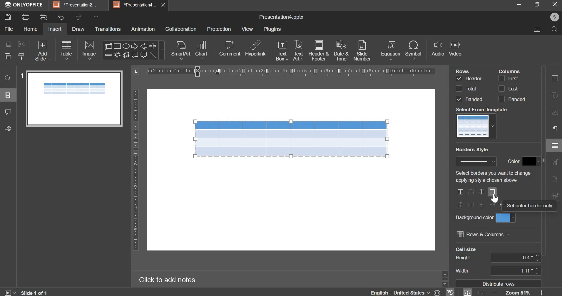  I want to click on draw, so click(78, 29).